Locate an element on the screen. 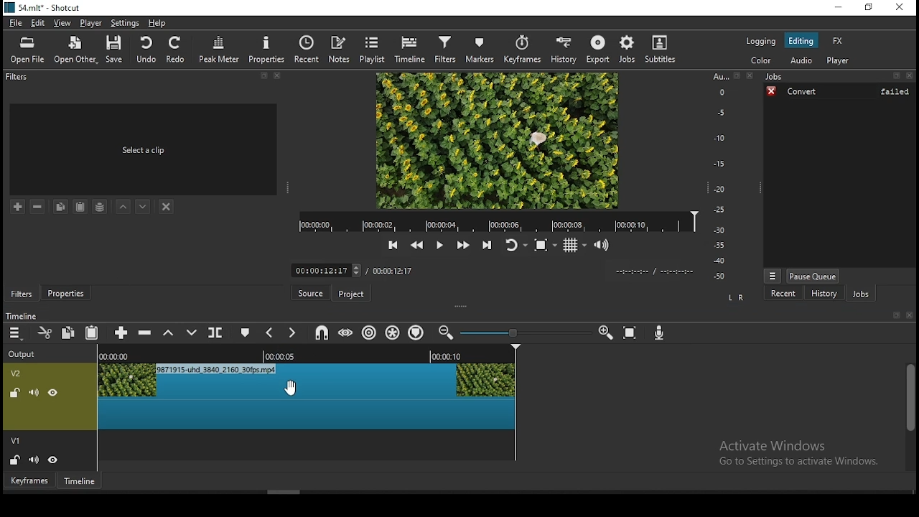  (un)locked is located at coordinates (17, 459).